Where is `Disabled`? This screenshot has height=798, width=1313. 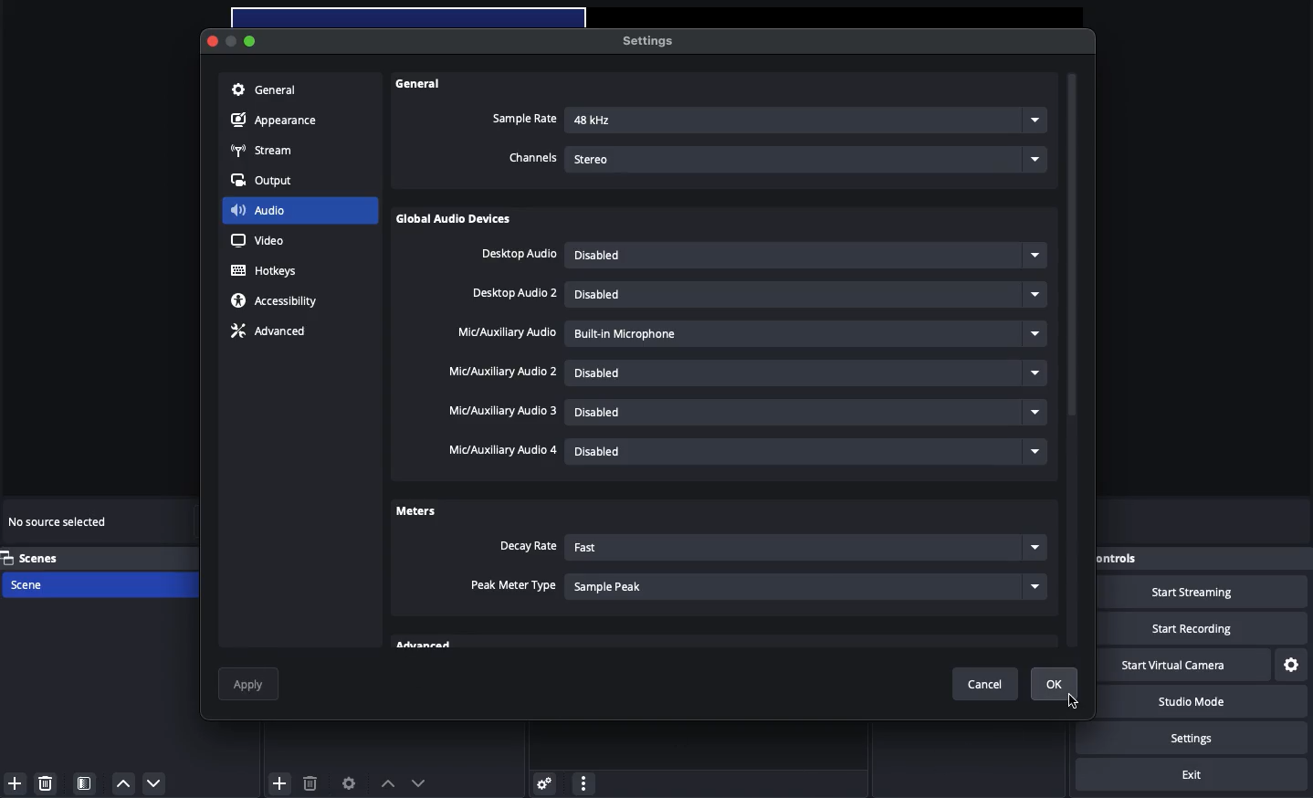 Disabled is located at coordinates (805, 415).